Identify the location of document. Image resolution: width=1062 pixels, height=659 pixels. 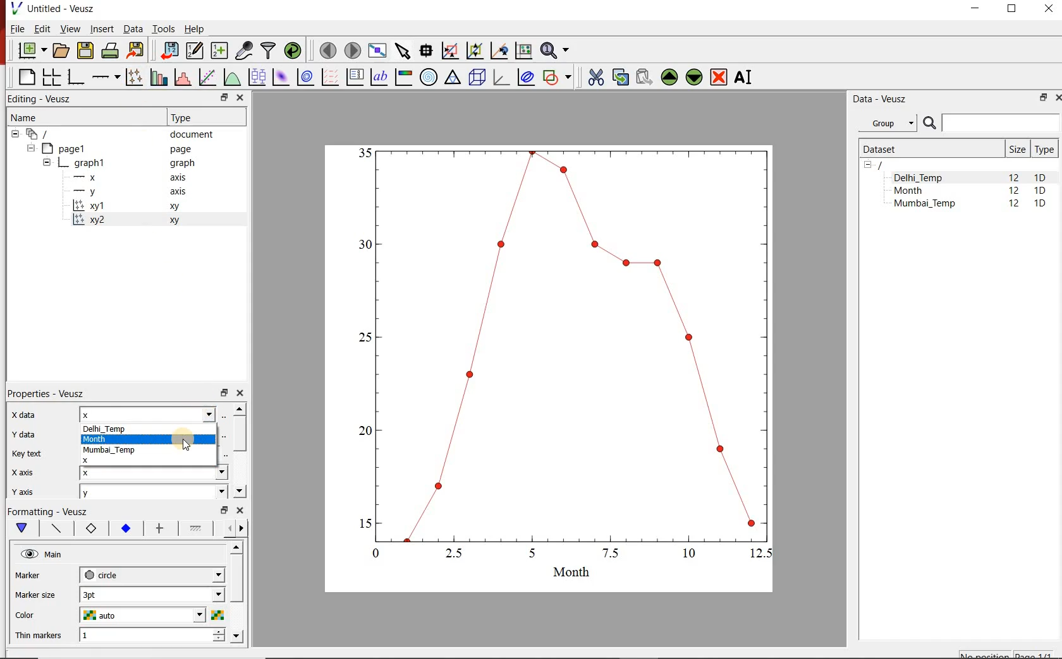
(115, 133).